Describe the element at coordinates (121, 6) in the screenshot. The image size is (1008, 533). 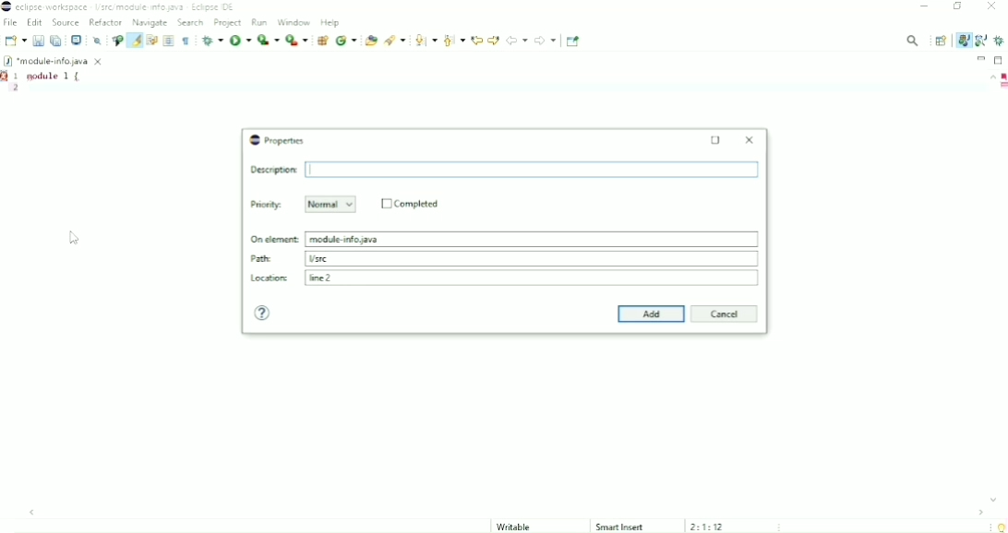
I see `eclipse workspace /src/module.info.java Eclipse IDE` at that location.